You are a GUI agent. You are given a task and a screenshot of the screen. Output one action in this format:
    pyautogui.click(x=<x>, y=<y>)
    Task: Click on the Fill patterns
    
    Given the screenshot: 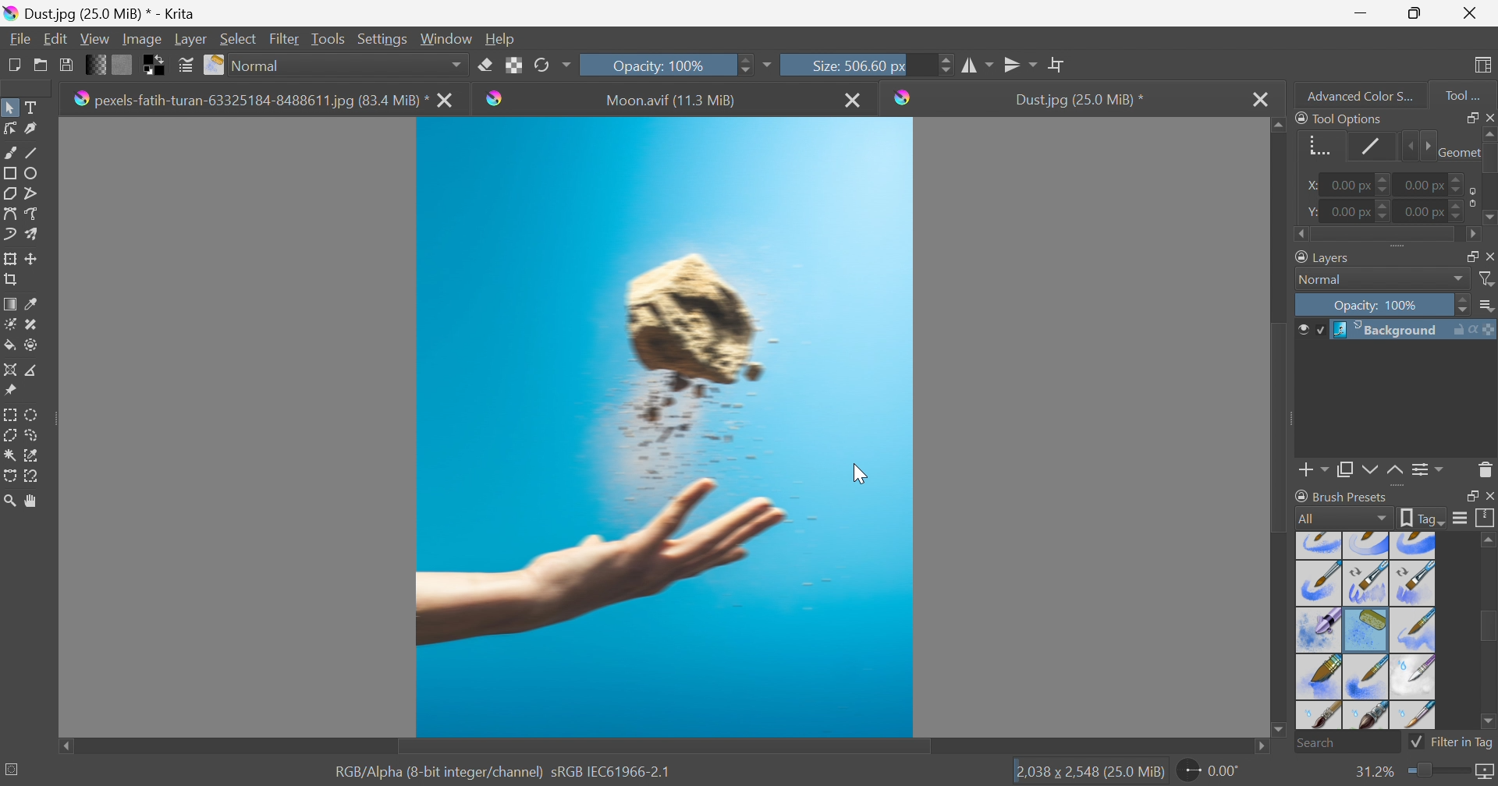 What is the action you would take?
    pyautogui.click(x=122, y=63)
    